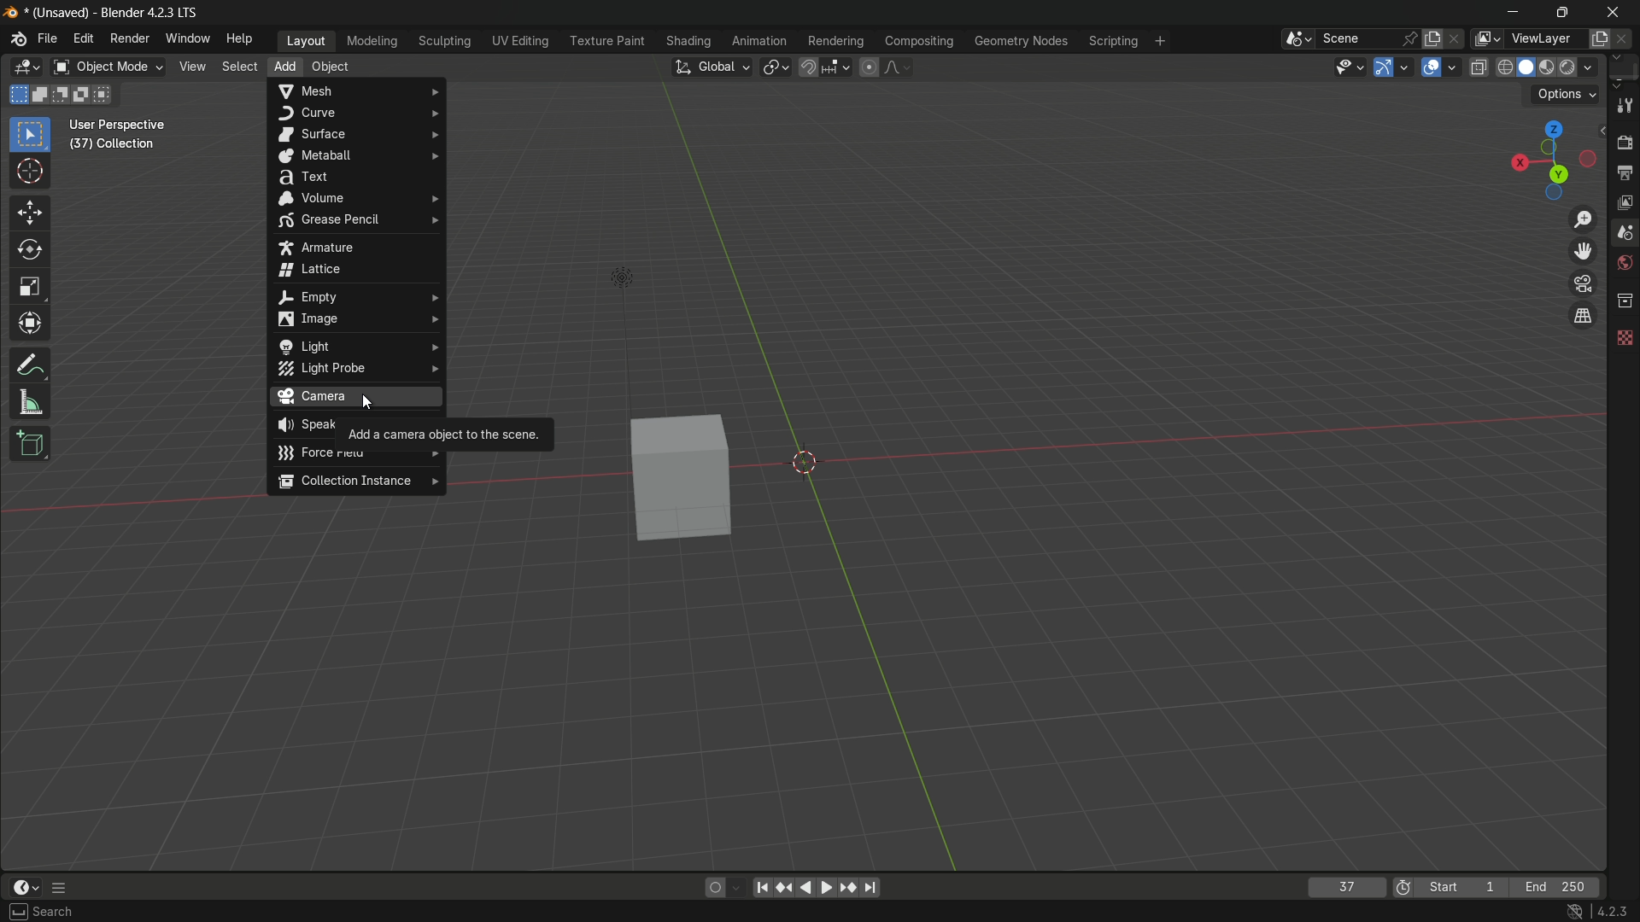 The width and height of the screenshot is (1640, 922). I want to click on move the view, so click(1583, 252).